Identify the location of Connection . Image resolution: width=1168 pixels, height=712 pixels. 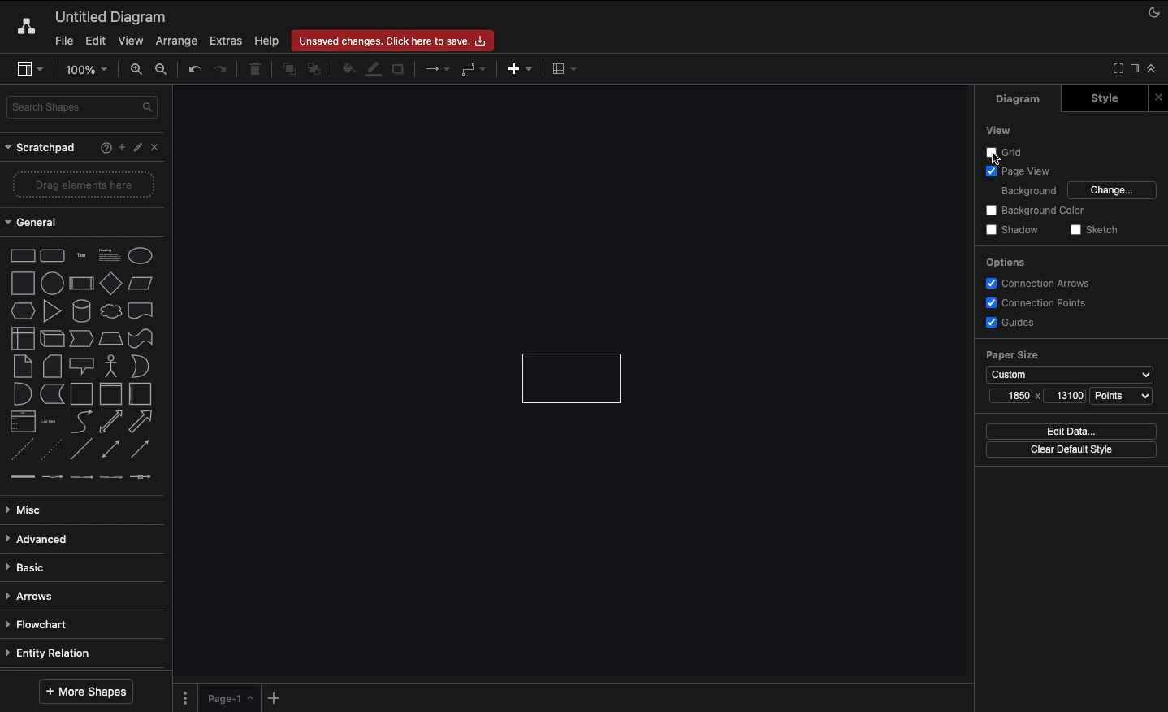
(435, 69).